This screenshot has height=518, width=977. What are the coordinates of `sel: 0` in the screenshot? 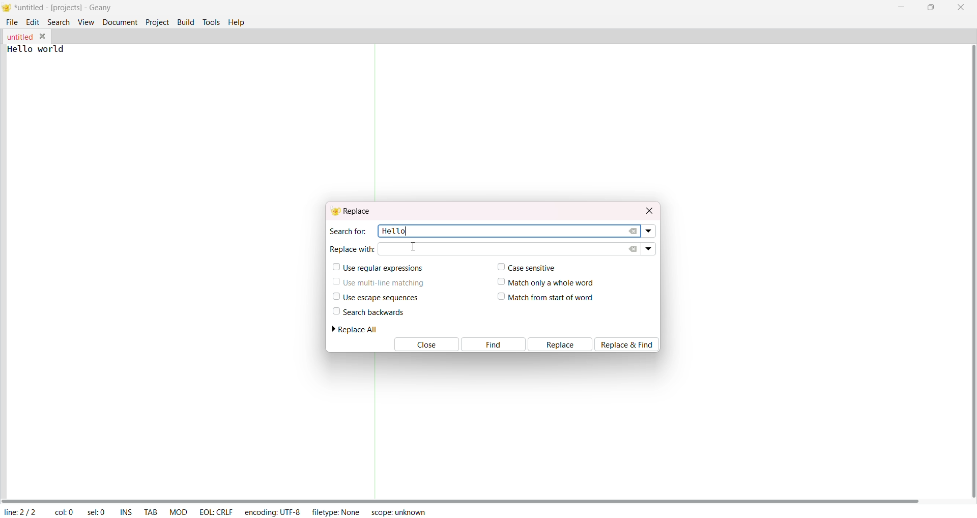 It's located at (97, 512).